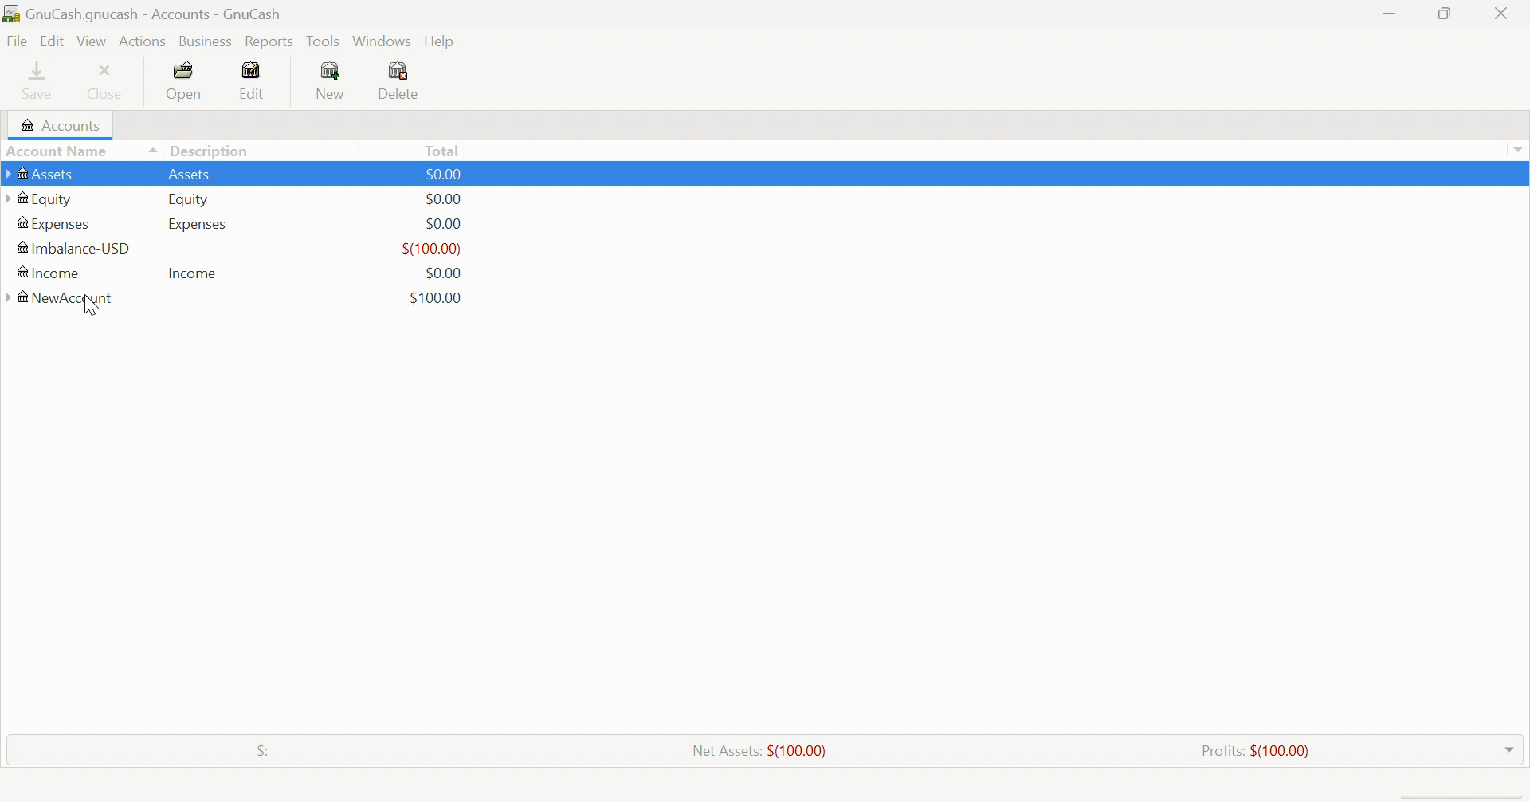  What do you see at coordinates (188, 175) in the screenshot?
I see `Assets` at bounding box center [188, 175].